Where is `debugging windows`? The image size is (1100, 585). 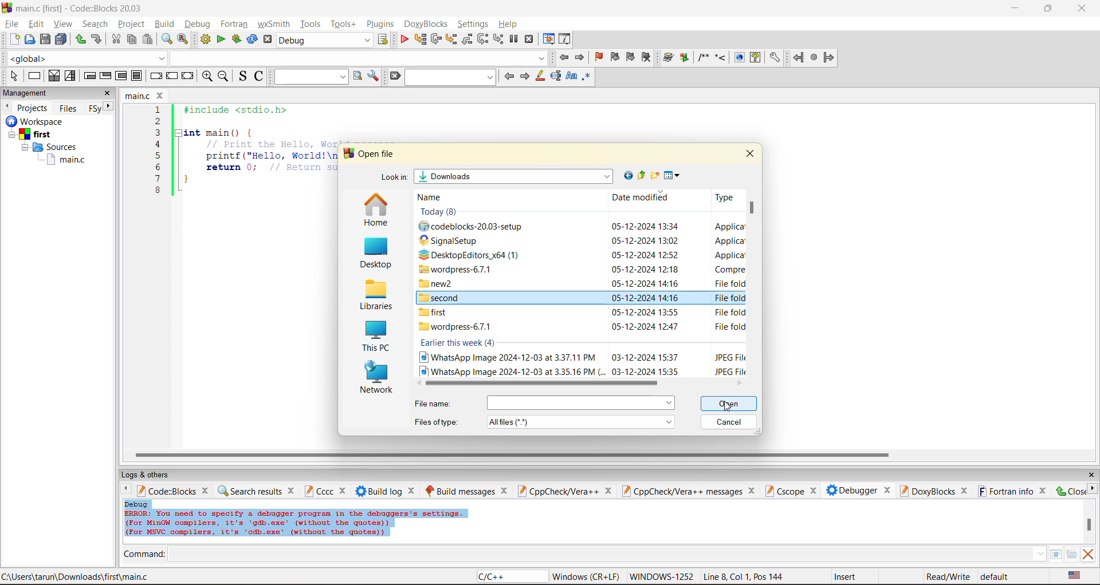 debugging windows is located at coordinates (549, 40).